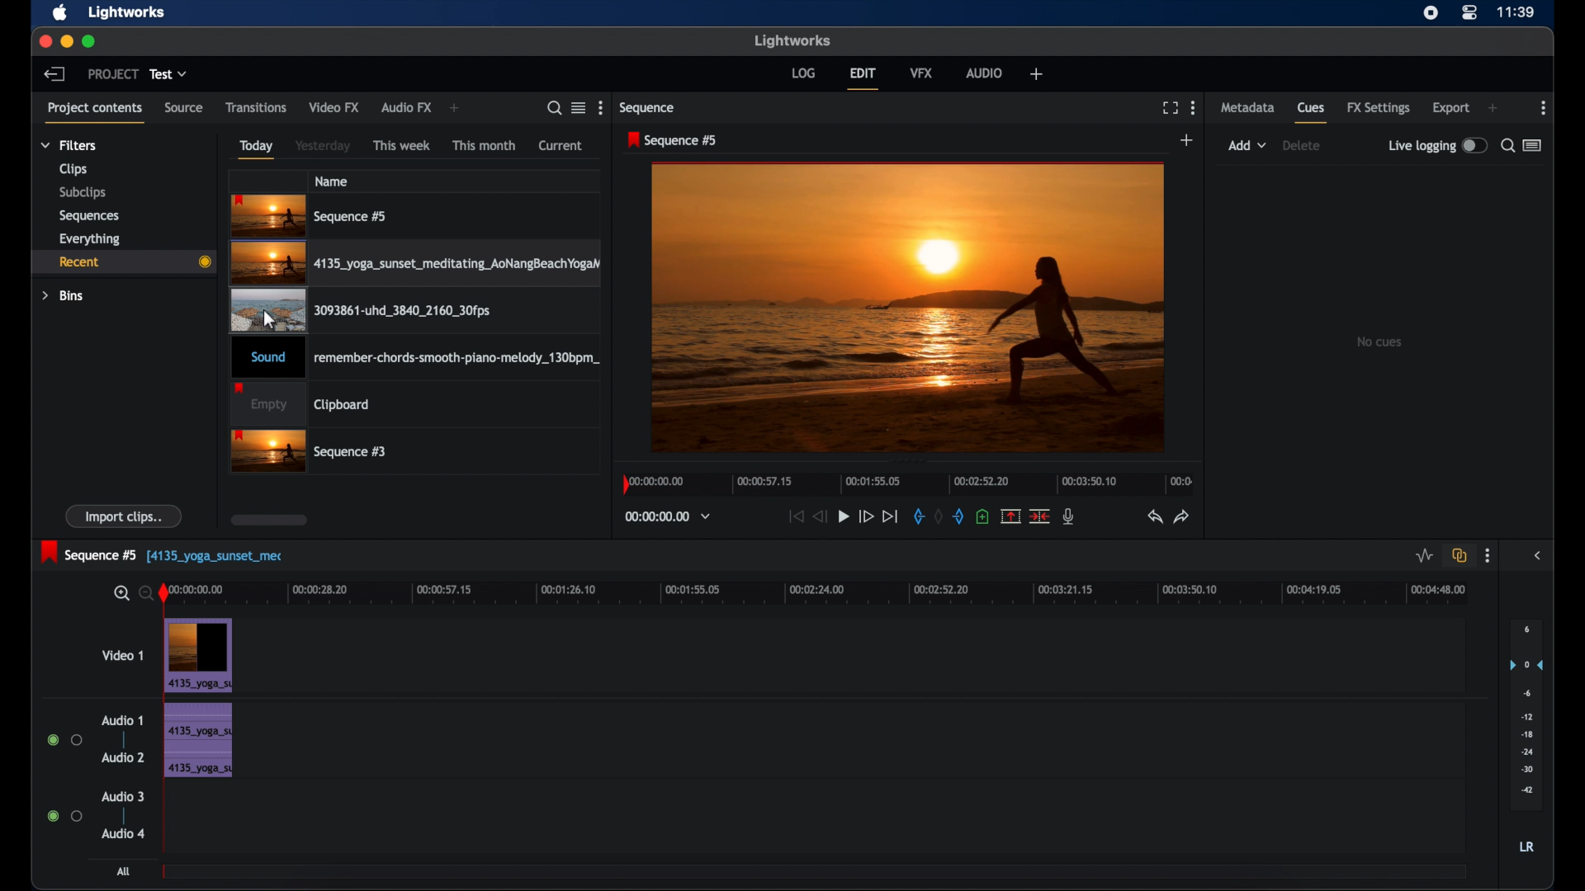 The width and height of the screenshot is (1585, 891). Describe the element at coordinates (68, 41) in the screenshot. I see `minimize` at that location.